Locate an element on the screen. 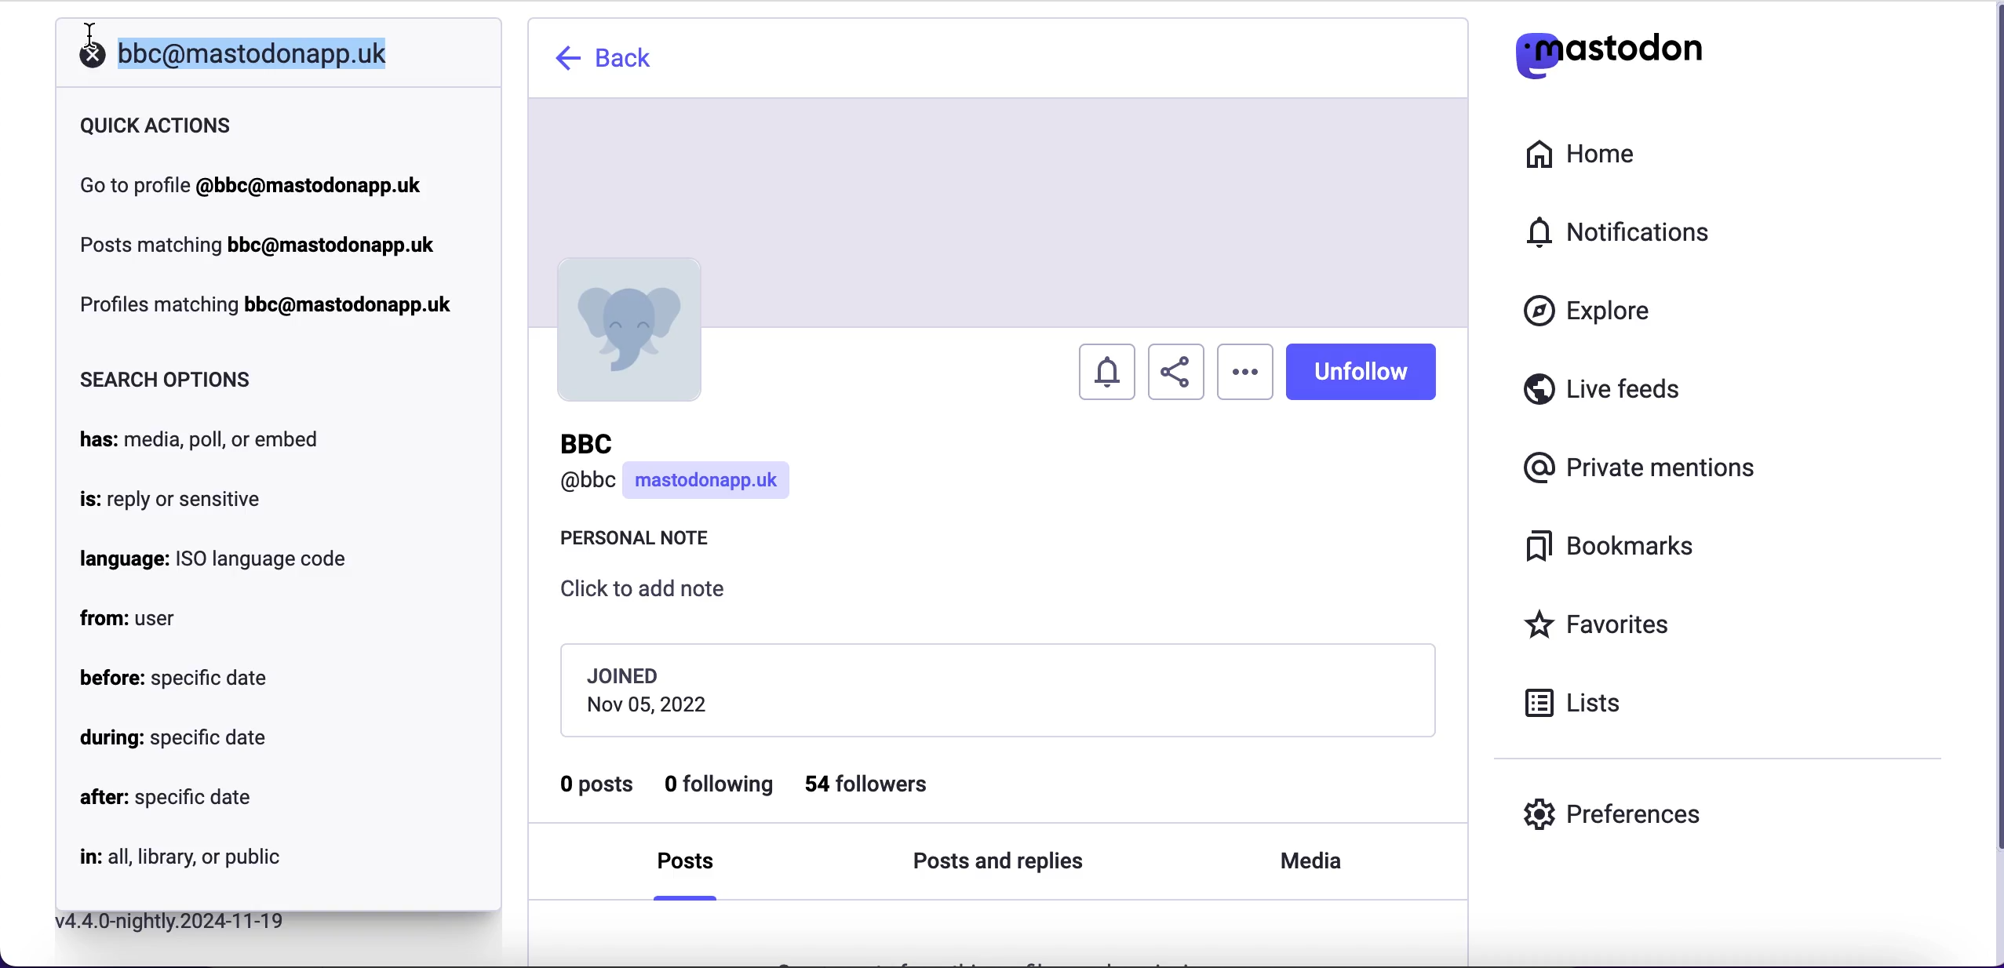 The width and height of the screenshot is (2004, 968). bookmarks is located at coordinates (1615, 547).